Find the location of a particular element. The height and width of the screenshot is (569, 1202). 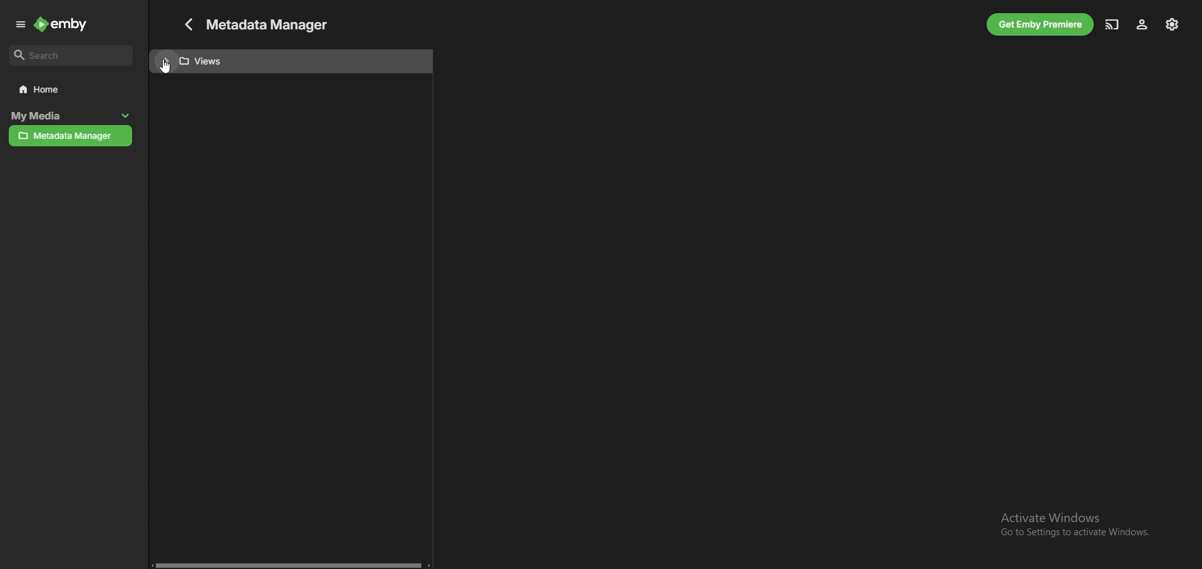

metadata manager is located at coordinates (71, 136).